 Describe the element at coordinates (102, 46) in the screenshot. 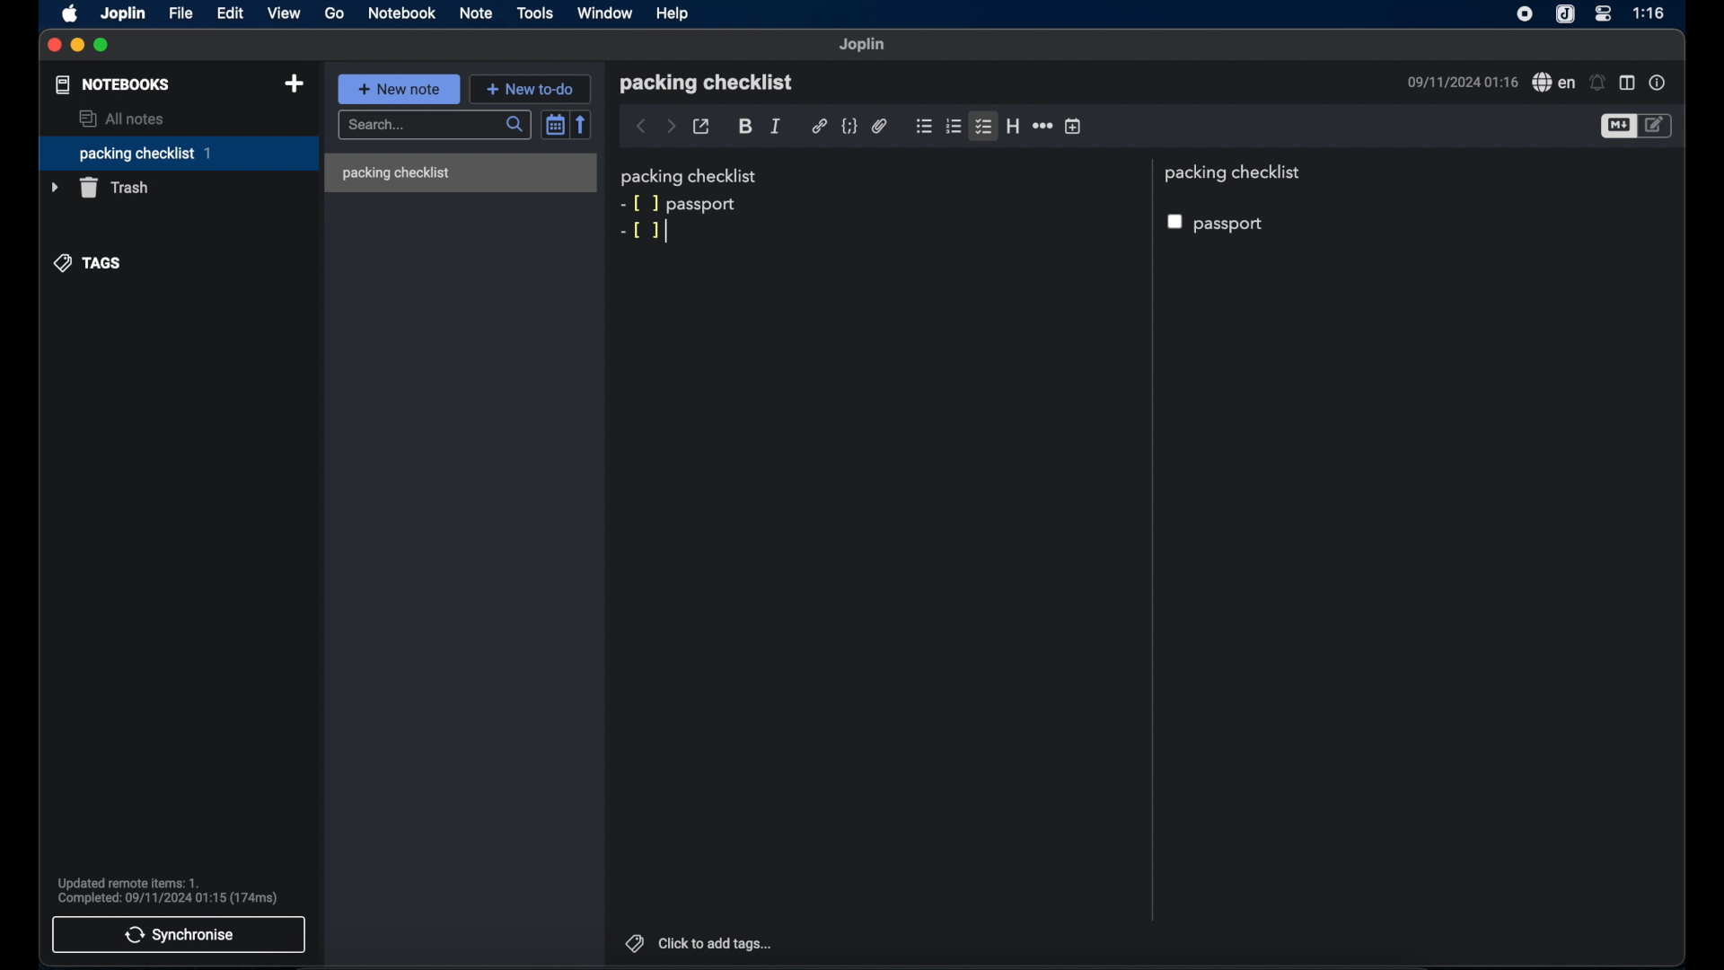

I see `maximize` at that location.